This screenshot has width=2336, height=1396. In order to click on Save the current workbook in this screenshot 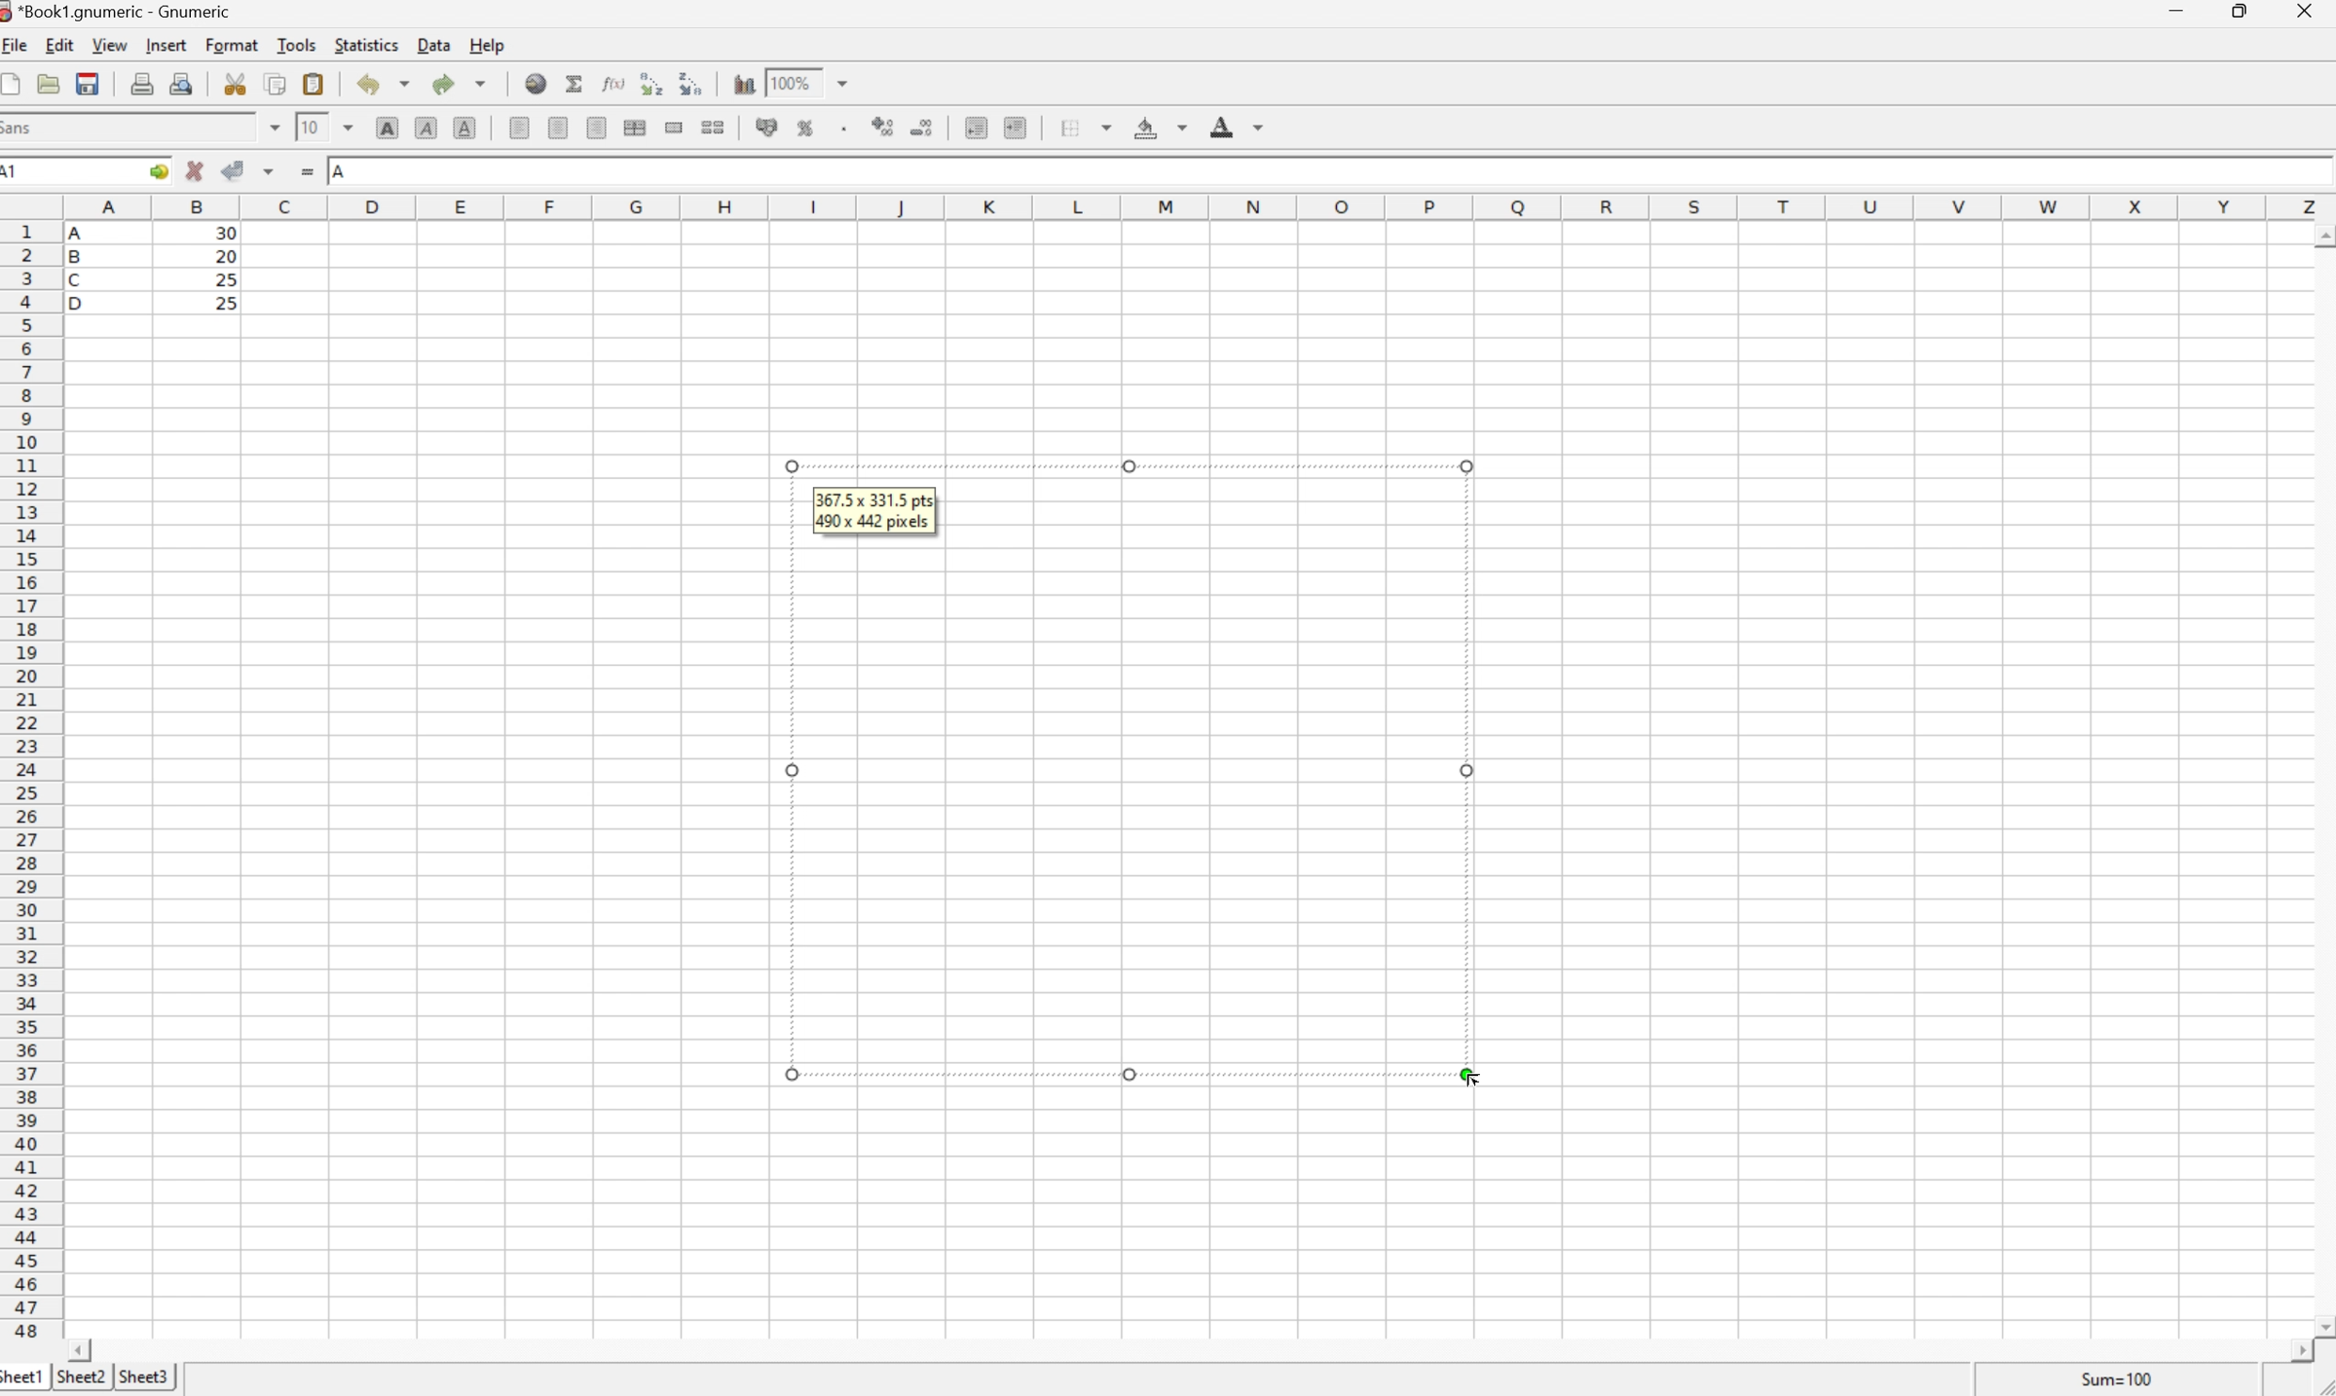, I will do `click(87, 84)`.